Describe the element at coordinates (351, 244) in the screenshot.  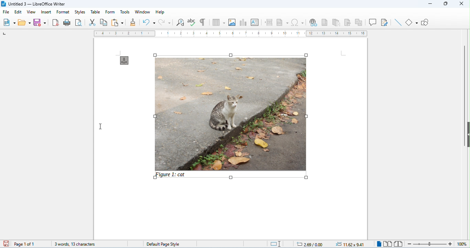
I see `object position` at that location.